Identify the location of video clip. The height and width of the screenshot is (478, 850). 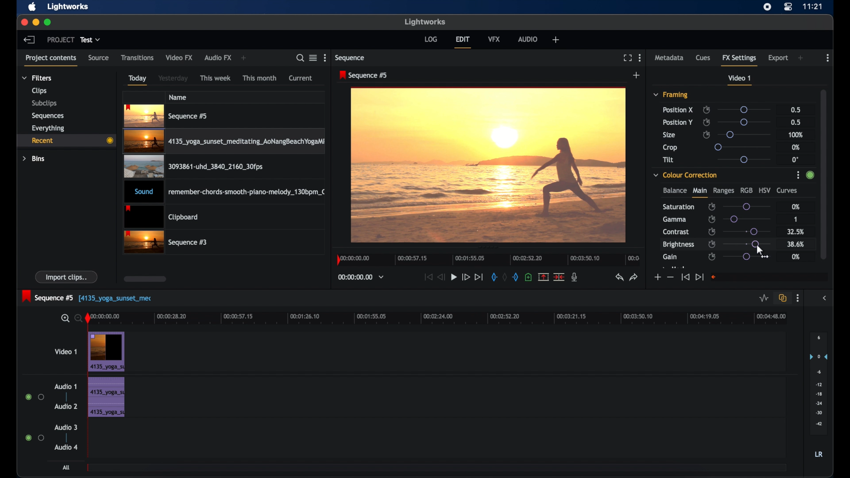
(192, 168).